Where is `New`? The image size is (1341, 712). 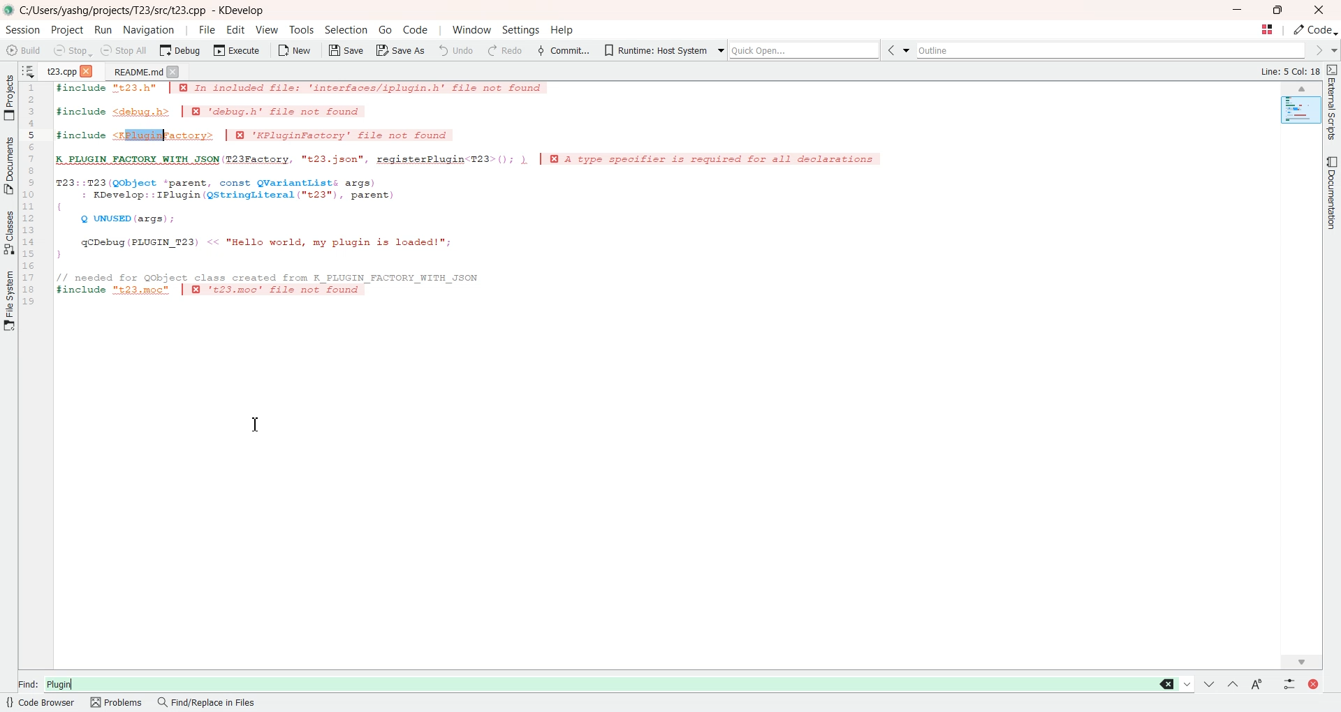
New is located at coordinates (295, 50).